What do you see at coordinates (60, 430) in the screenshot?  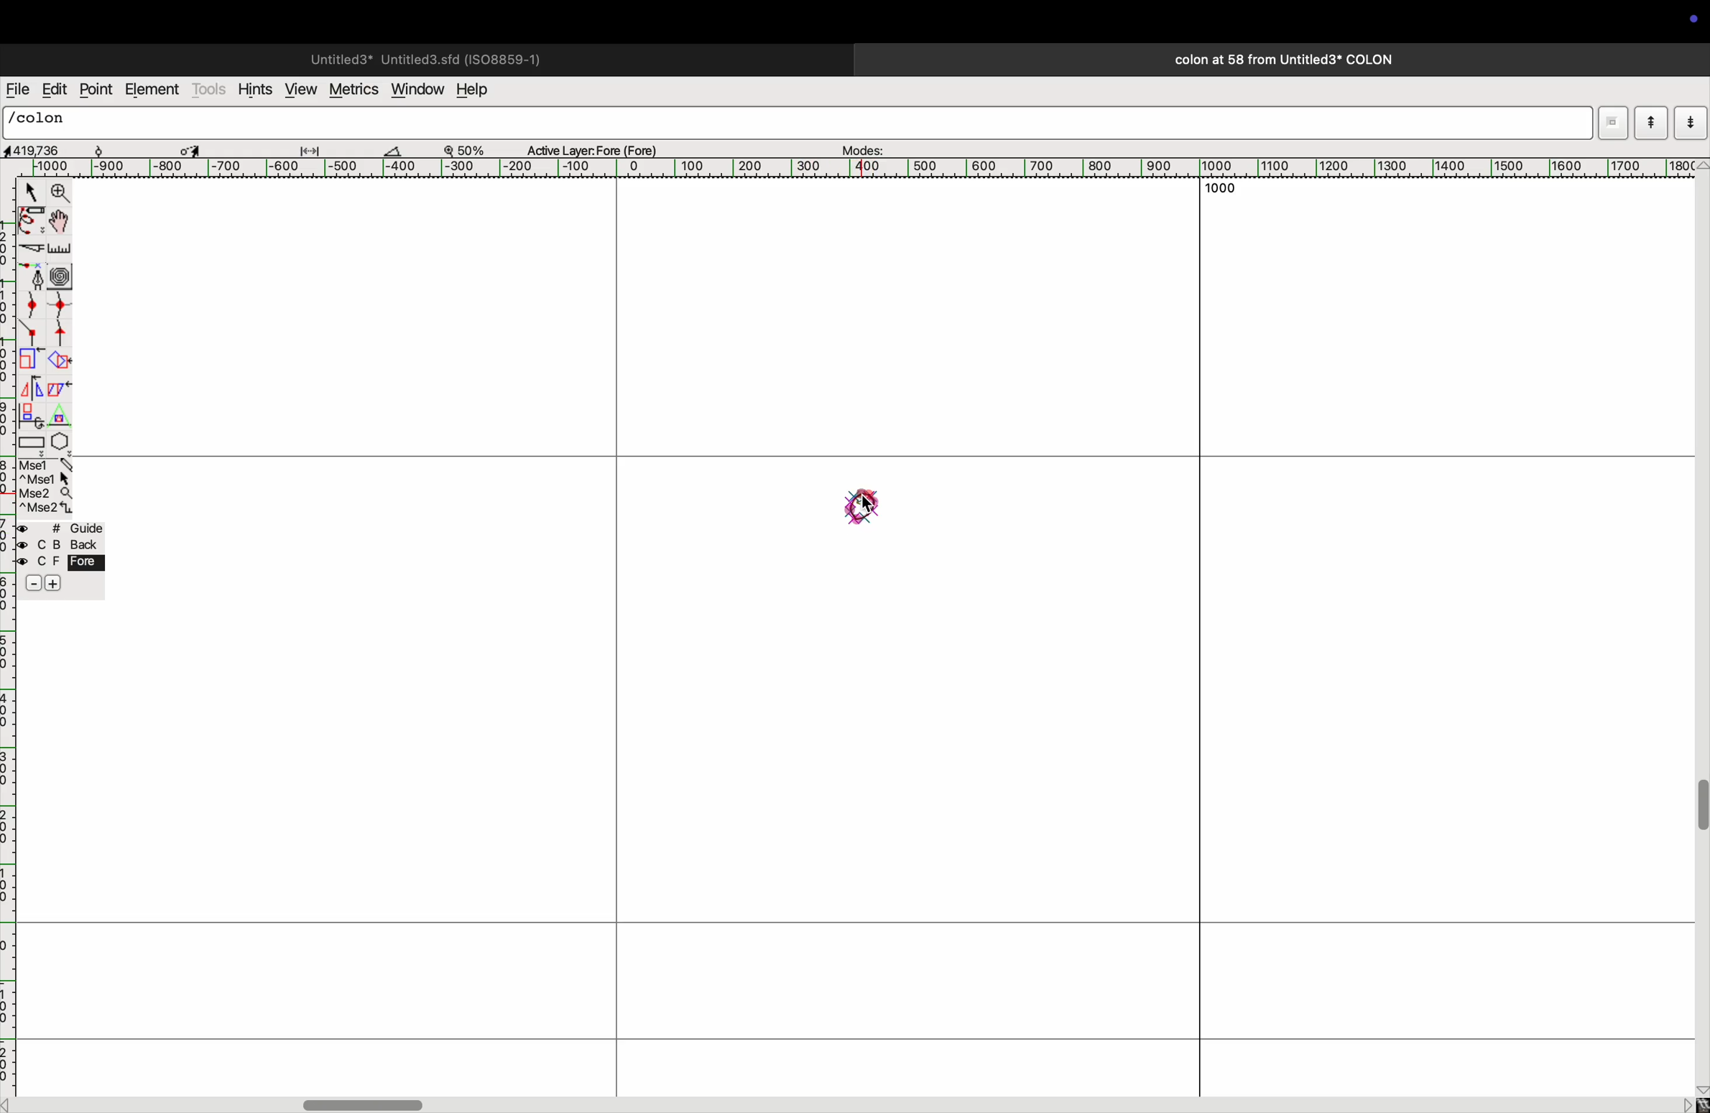 I see `pentagon` at bounding box center [60, 430].